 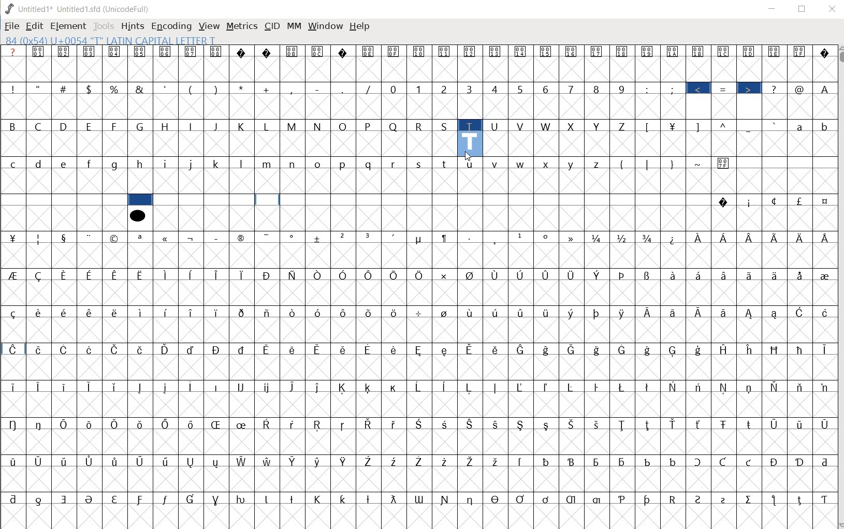 What do you see at coordinates (599, 126) in the screenshot?
I see `Y` at bounding box center [599, 126].